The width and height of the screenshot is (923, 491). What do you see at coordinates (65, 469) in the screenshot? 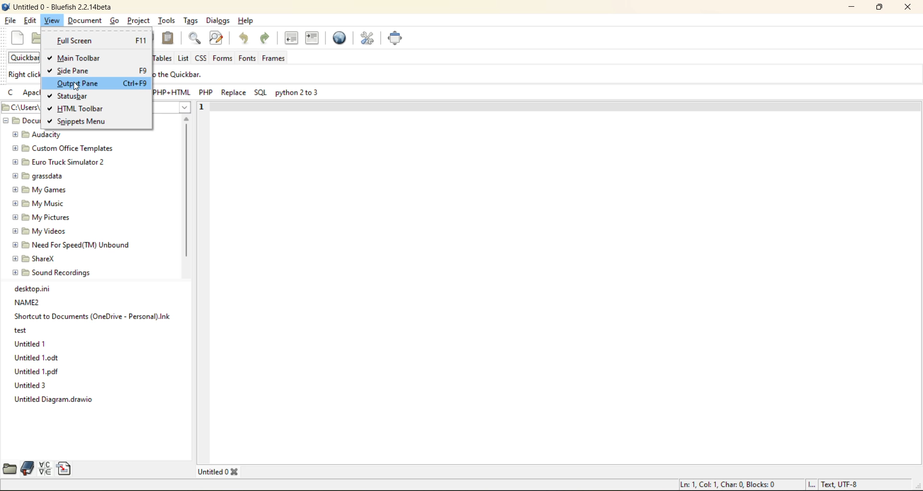
I see `snippets` at bounding box center [65, 469].